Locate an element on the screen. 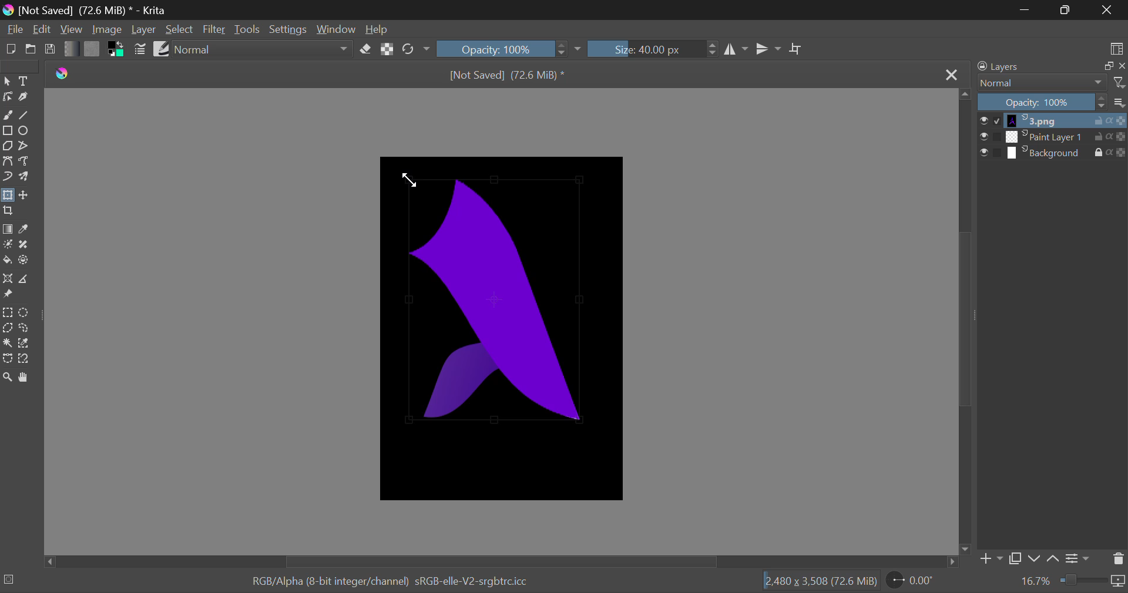 Image resolution: width=1128 pixels, height=593 pixels. Gradient is located at coordinates (70, 49).